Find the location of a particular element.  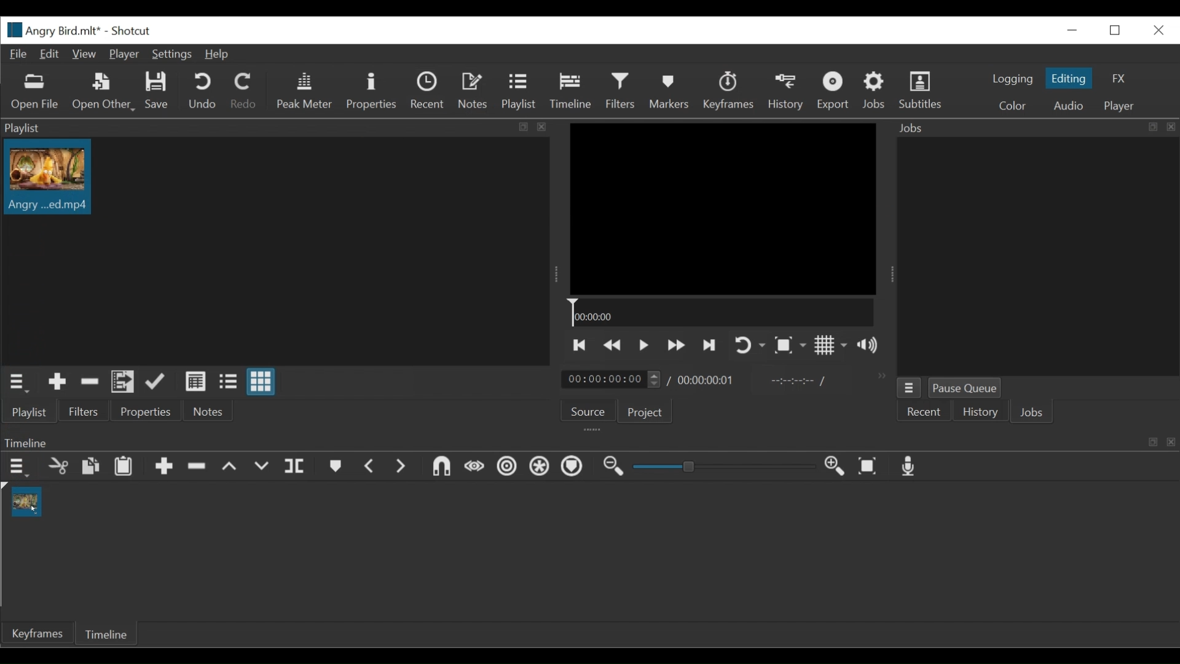

Timeline is located at coordinates (722, 312).